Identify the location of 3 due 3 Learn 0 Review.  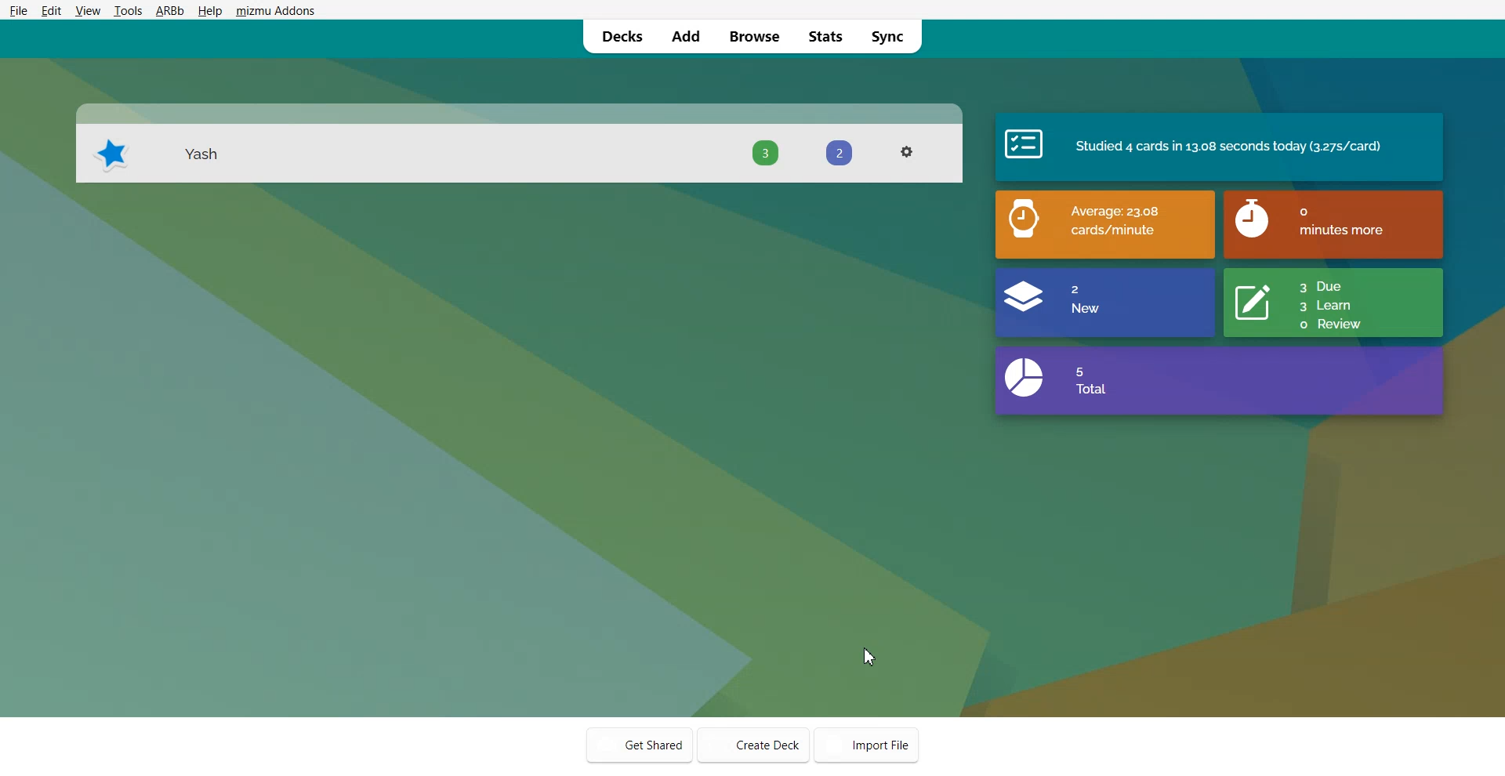
(1335, 303).